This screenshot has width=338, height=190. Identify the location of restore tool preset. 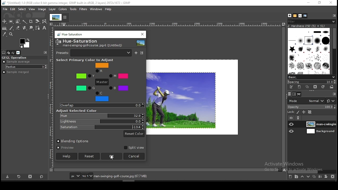
(19, 177).